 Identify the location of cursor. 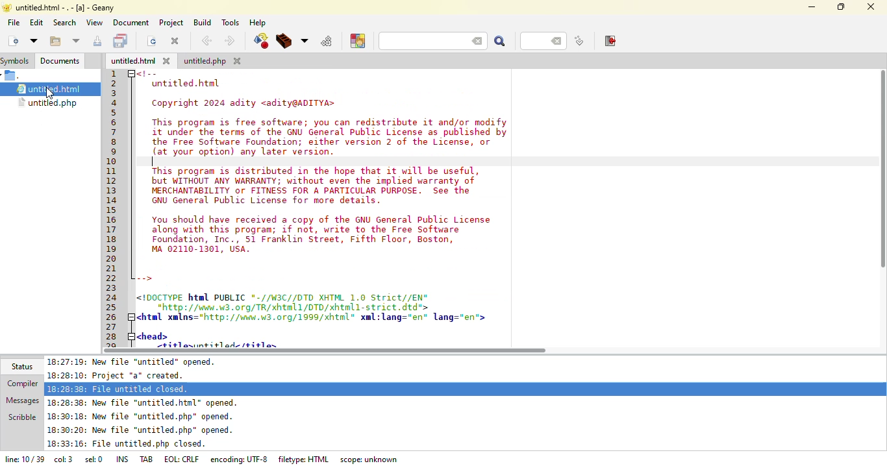
(55, 95).